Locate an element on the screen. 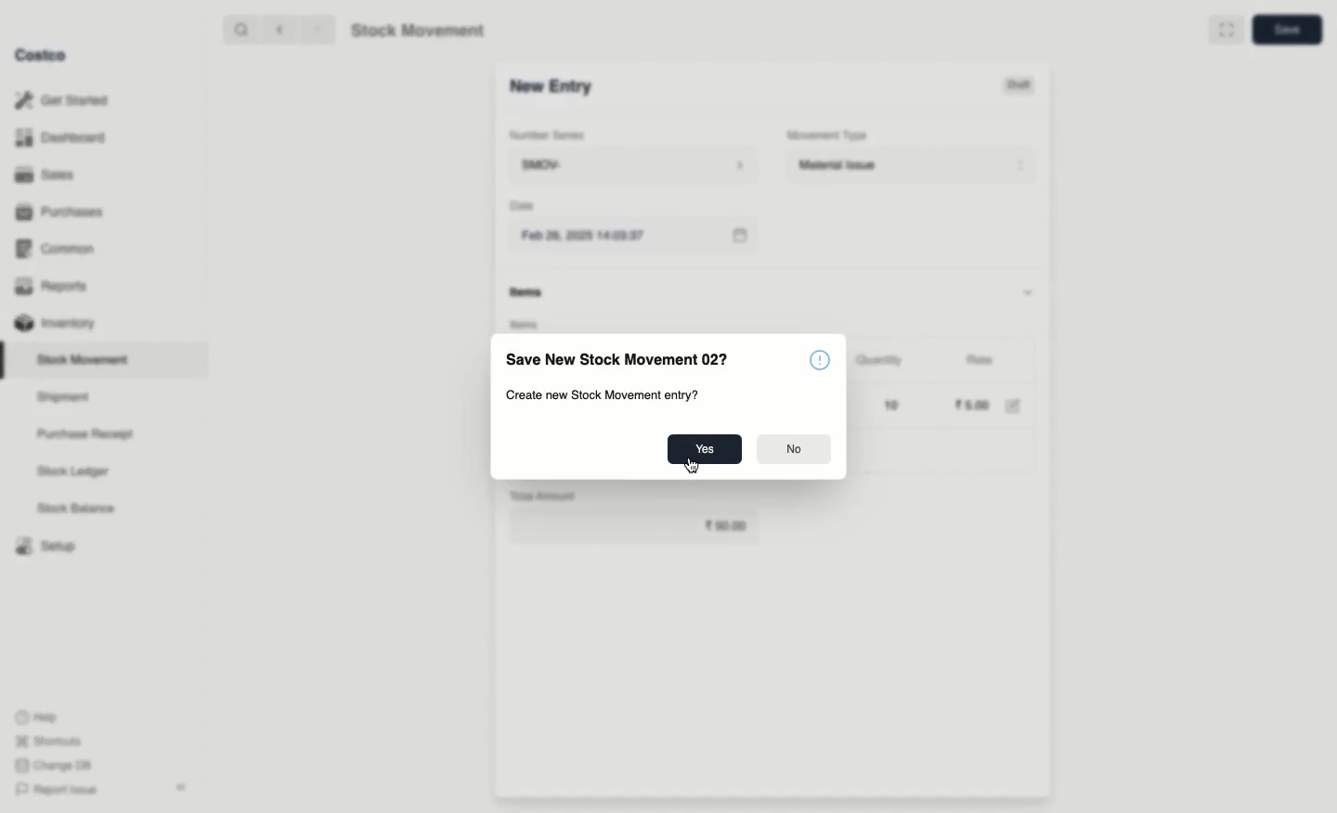 The height and width of the screenshot is (813, 1337). Change DB is located at coordinates (54, 766).